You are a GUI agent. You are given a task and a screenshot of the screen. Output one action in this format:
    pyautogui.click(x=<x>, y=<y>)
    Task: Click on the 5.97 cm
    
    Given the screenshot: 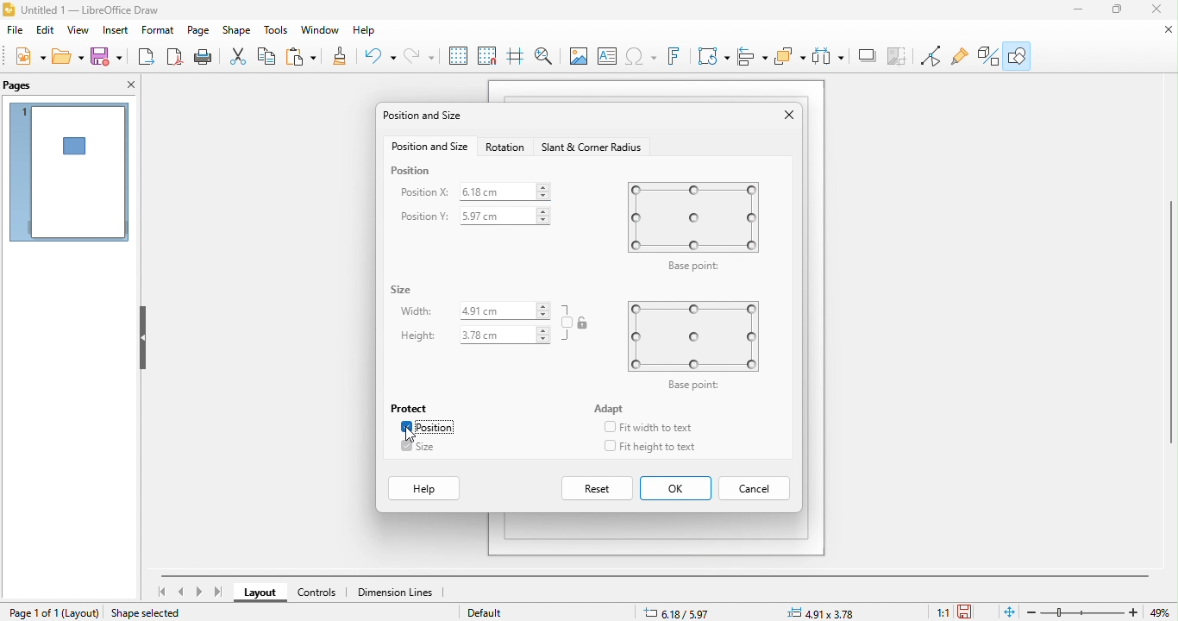 What is the action you would take?
    pyautogui.click(x=504, y=216)
    